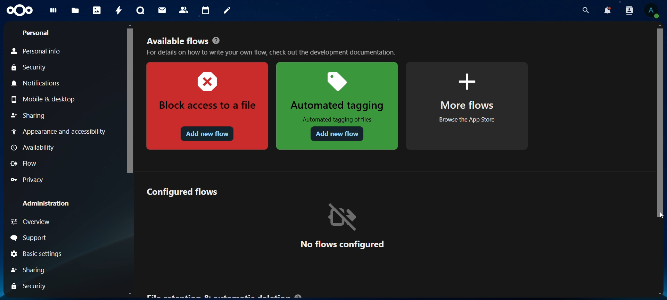 The width and height of the screenshot is (667, 300). What do you see at coordinates (47, 203) in the screenshot?
I see `administration` at bounding box center [47, 203].